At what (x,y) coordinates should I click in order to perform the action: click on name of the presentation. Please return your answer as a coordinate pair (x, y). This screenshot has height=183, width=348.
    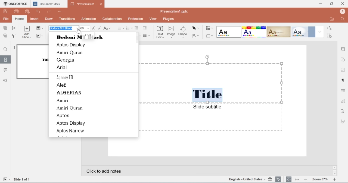
    Looking at the image, I should click on (173, 12).